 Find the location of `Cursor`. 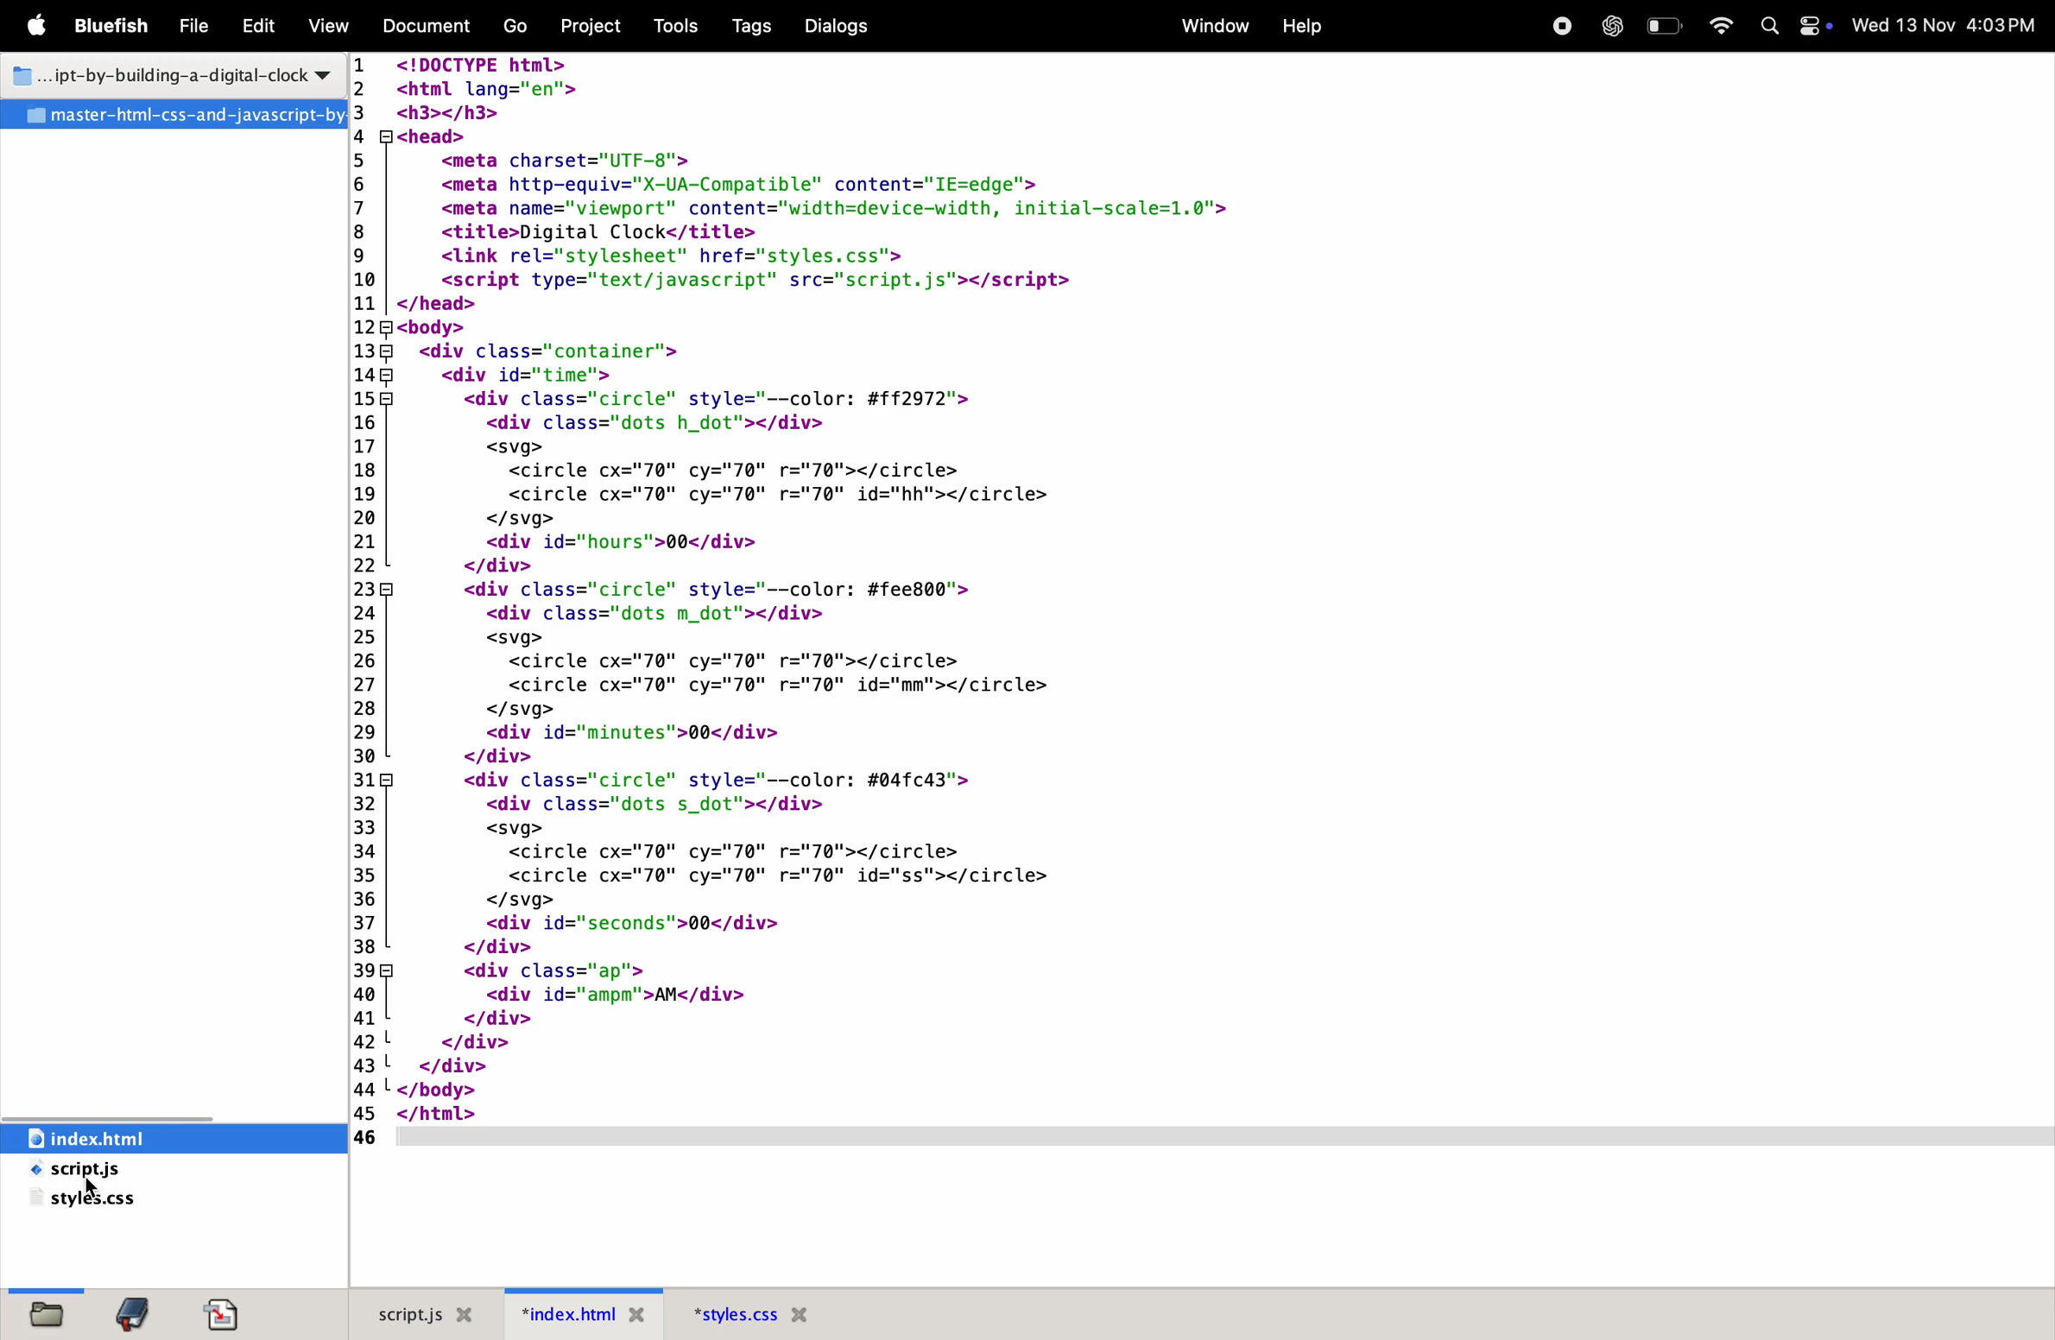

Cursor is located at coordinates (89, 1186).